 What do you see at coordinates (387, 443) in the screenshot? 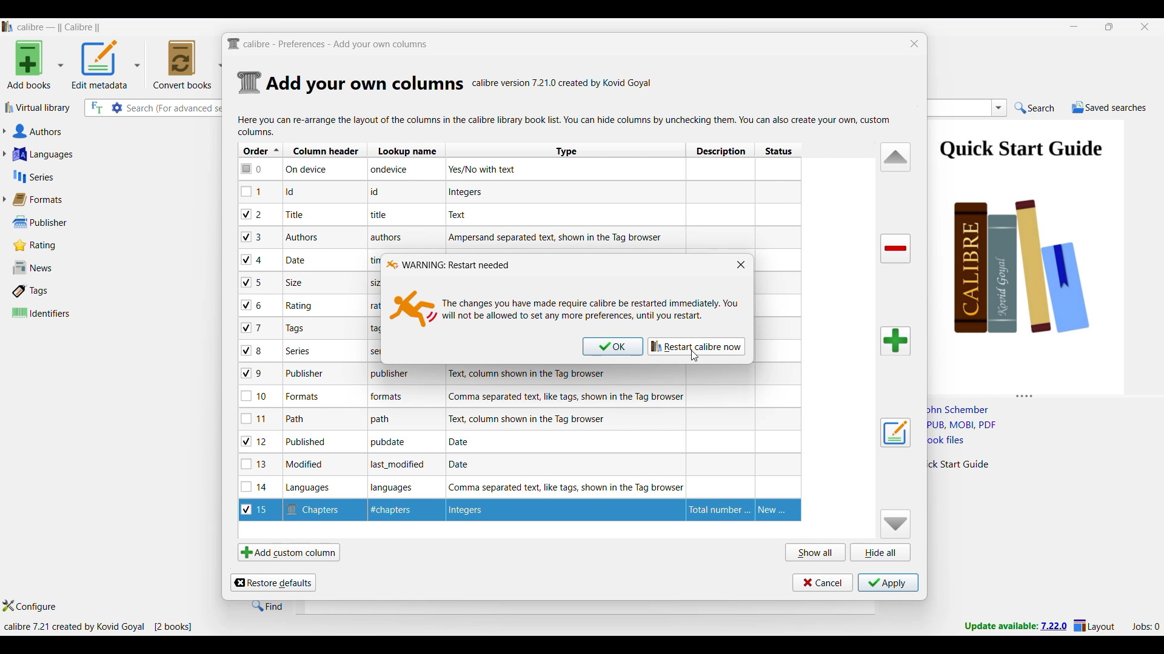
I see `note` at bounding box center [387, 443].